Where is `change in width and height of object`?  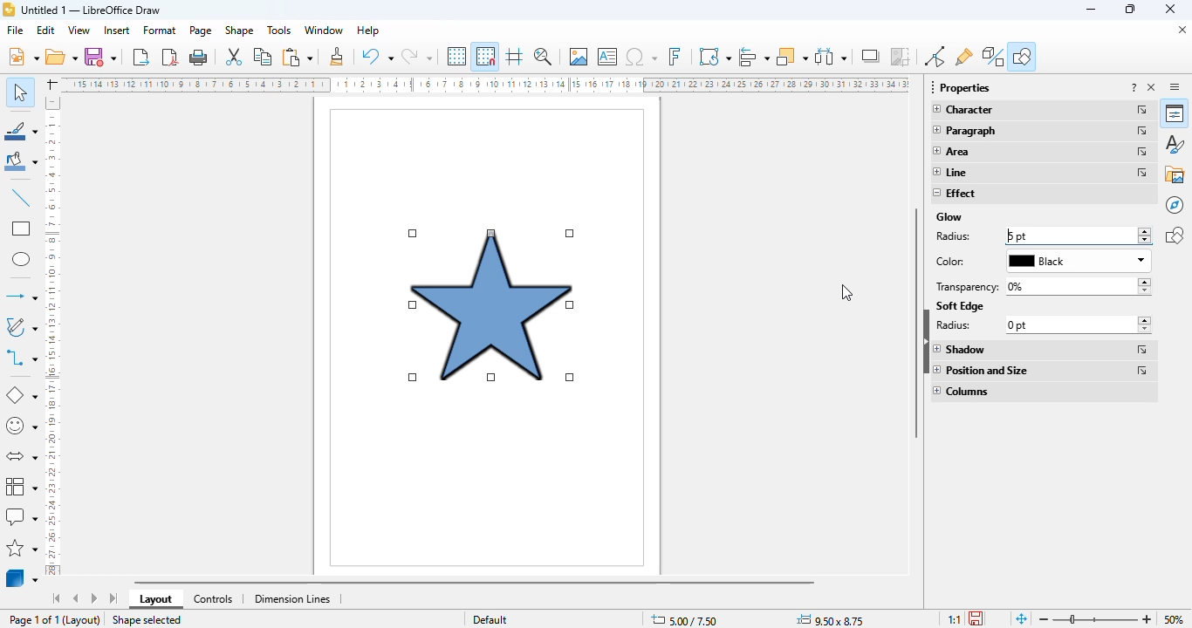
change in width and height of object is located at coordinates (831, 620).